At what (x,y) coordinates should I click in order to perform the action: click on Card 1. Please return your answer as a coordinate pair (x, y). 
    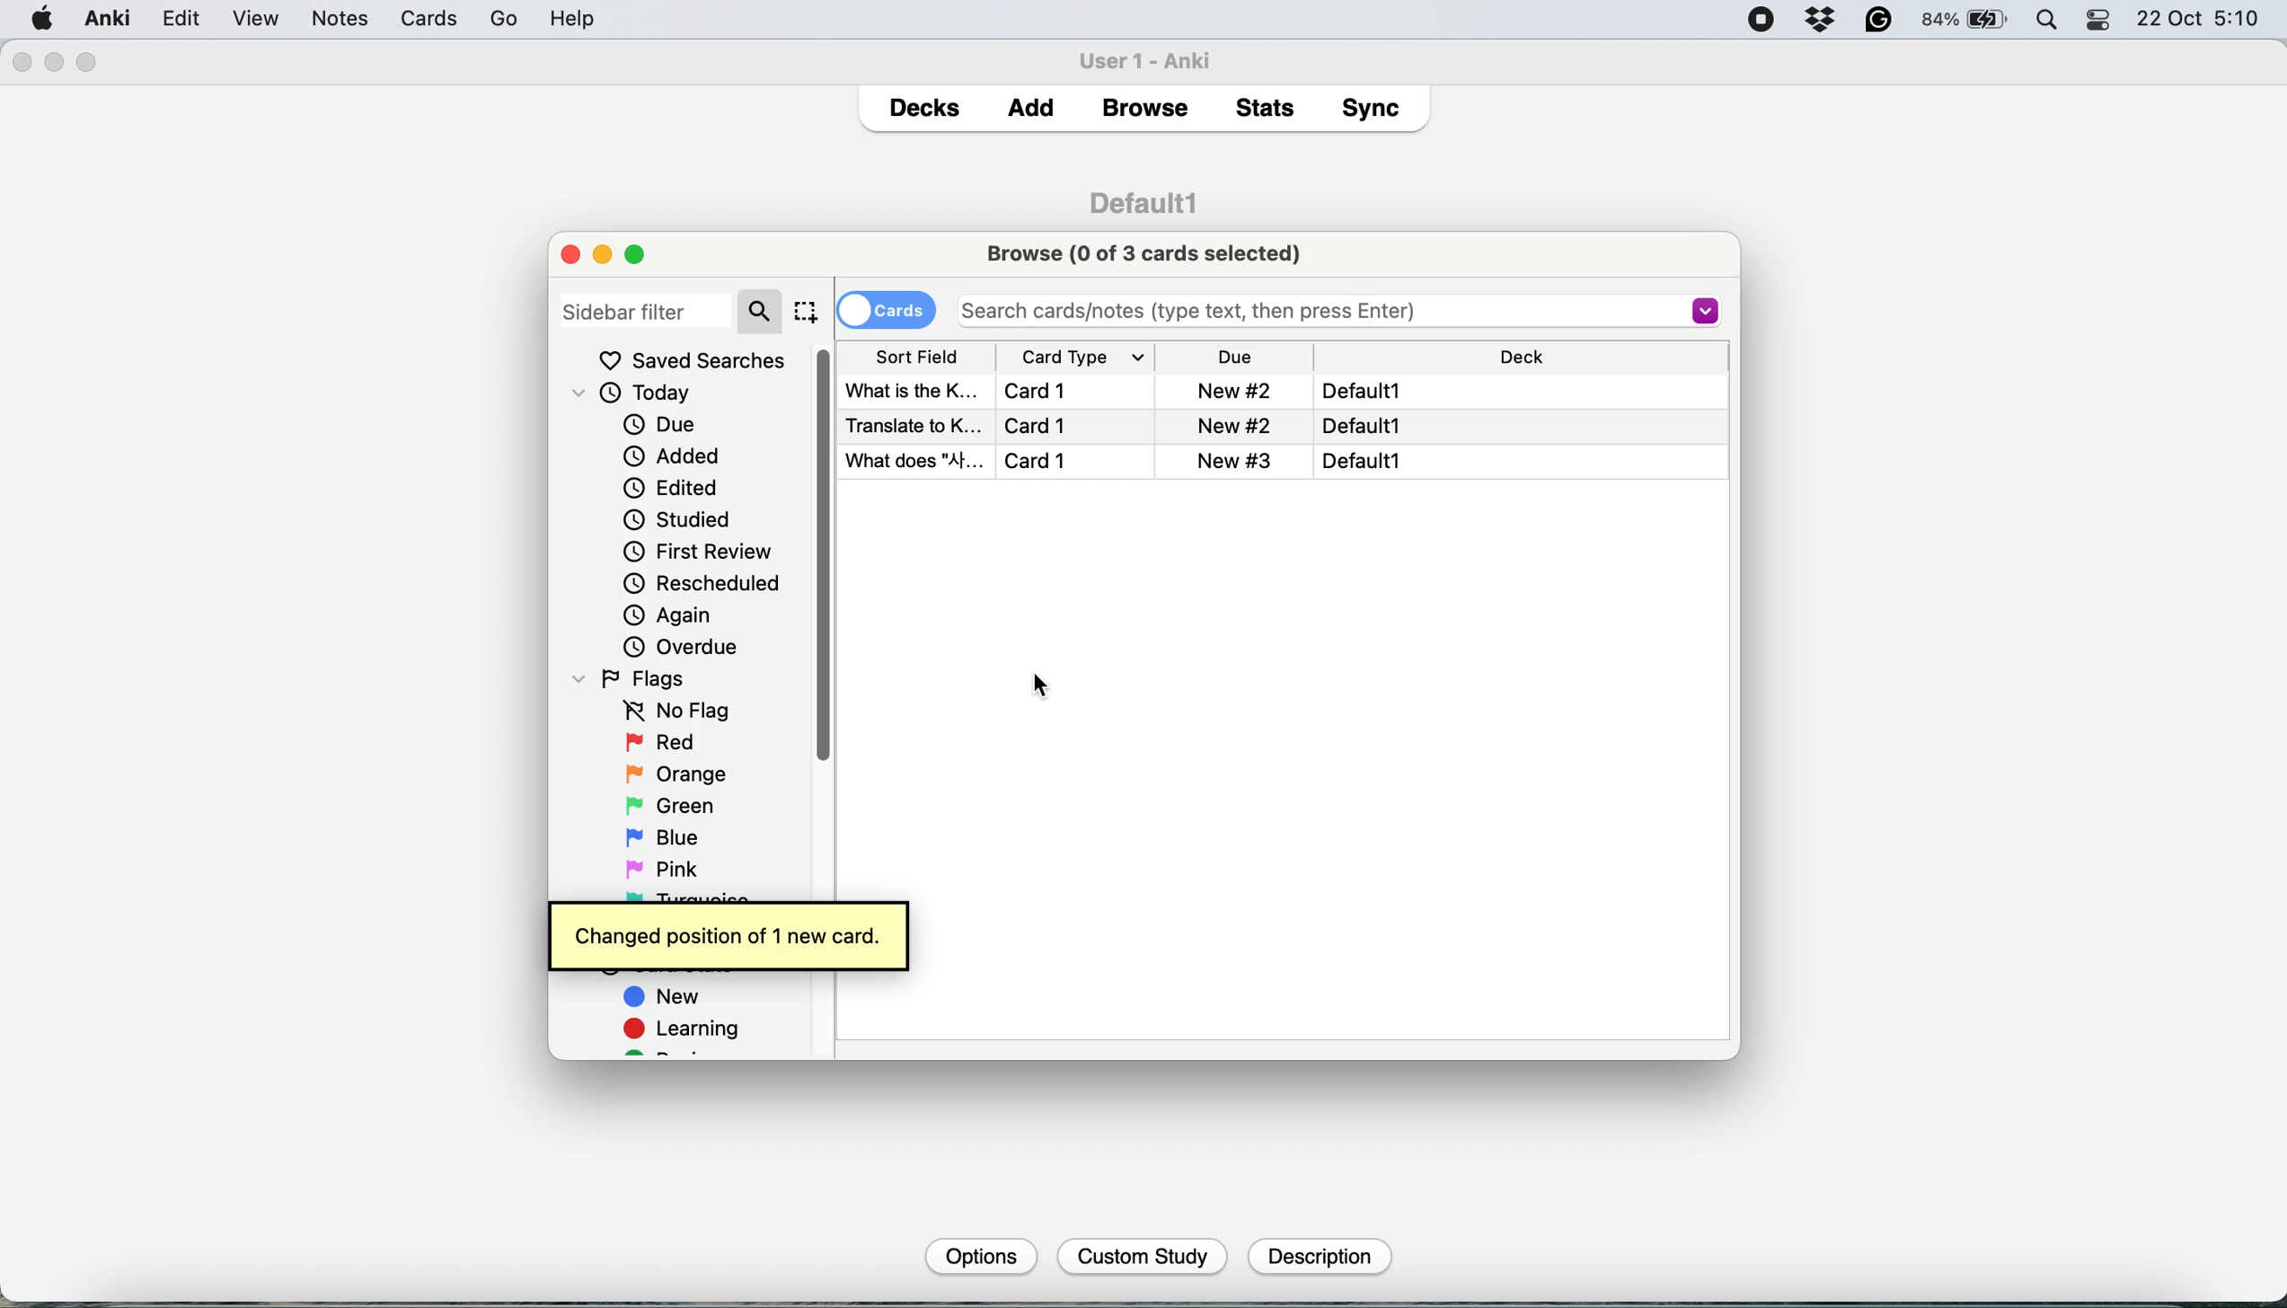
    Looking at the image, I should click on (1041, 425).